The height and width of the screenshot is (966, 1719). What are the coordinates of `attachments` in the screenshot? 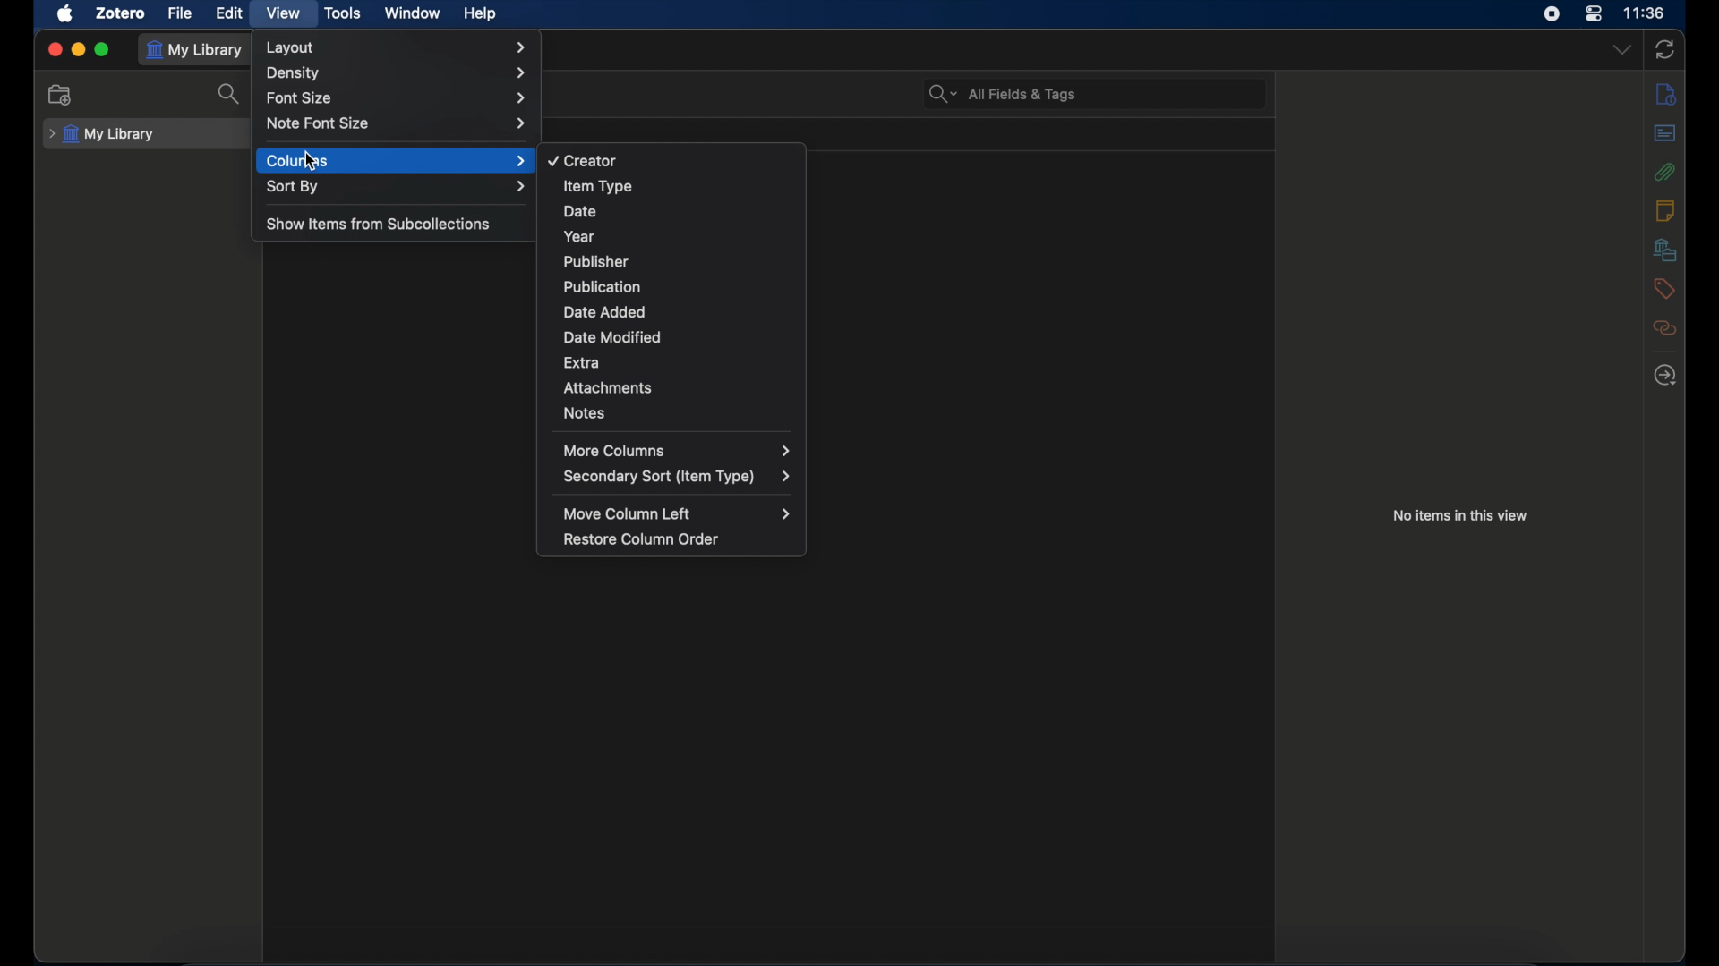 It's located at (608, 387).